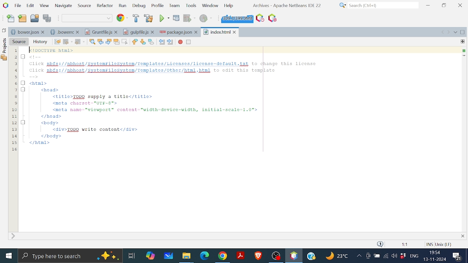  Describe the element at coordinates (368, 257) in the screenshot. I see `Meet now` at that location.